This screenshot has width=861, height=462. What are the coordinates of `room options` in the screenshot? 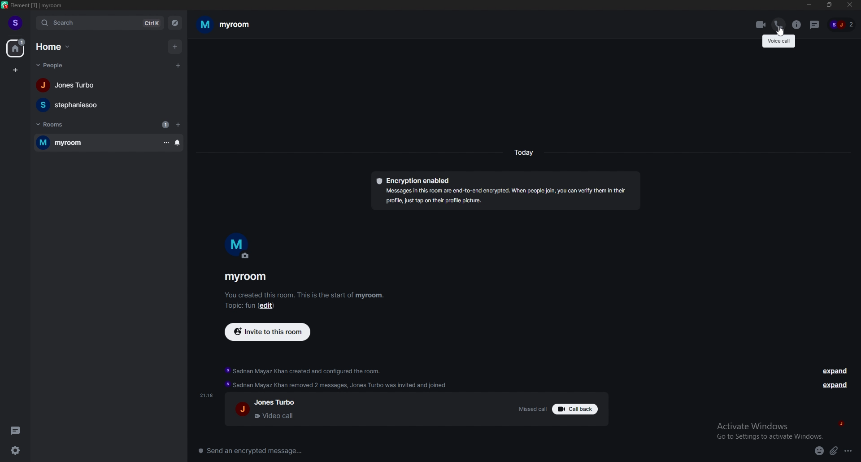 It's located at (165, 142).